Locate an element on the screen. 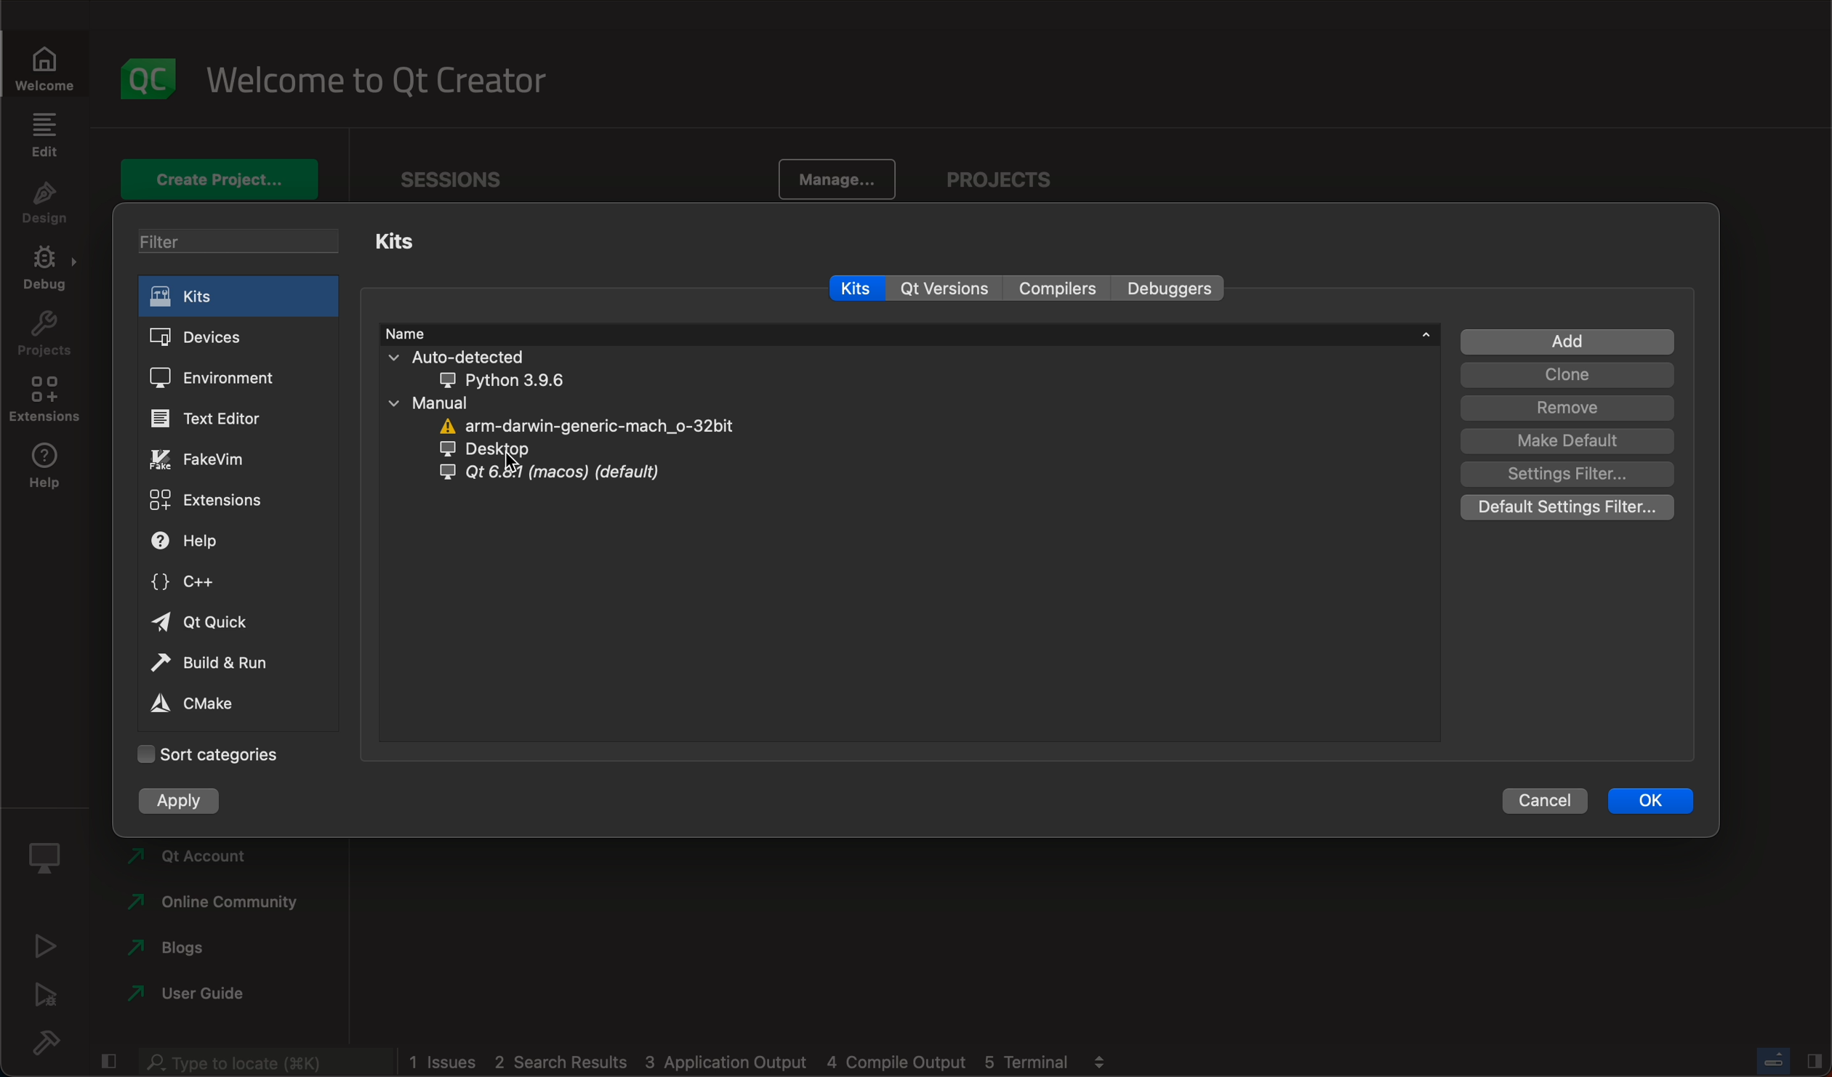 This screenshot has height=1077, width=1832. projects is located at coordinates (43, 339).